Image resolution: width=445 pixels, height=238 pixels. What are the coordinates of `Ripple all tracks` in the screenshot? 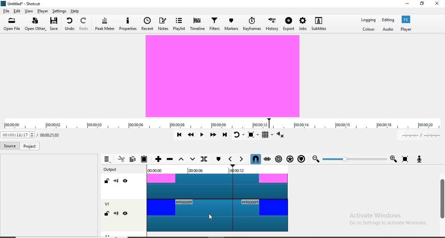 It's located at (289, 159).